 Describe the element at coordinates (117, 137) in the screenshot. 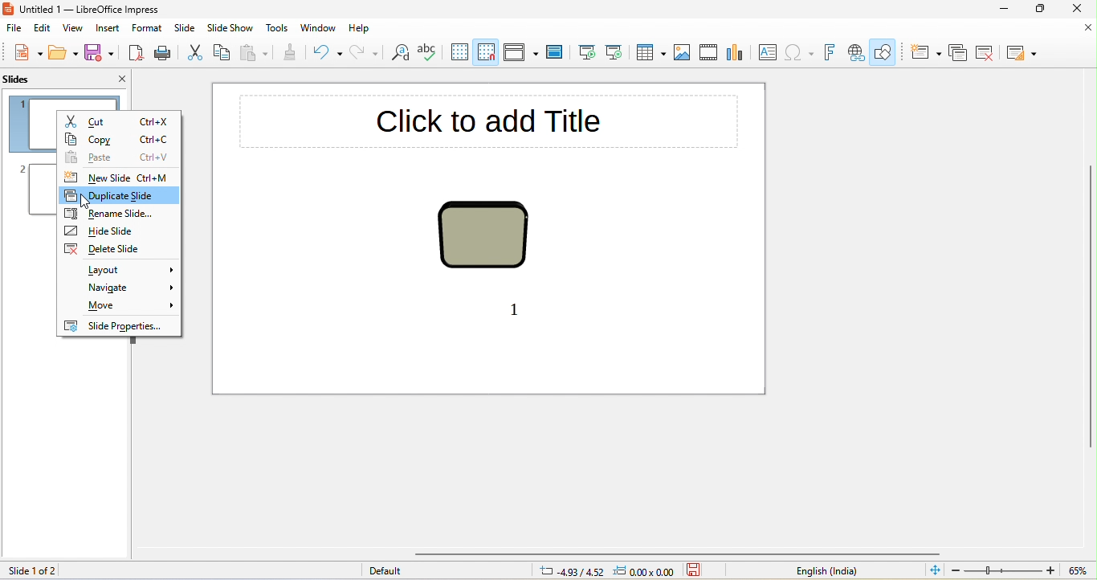

I see `copy` at that location.